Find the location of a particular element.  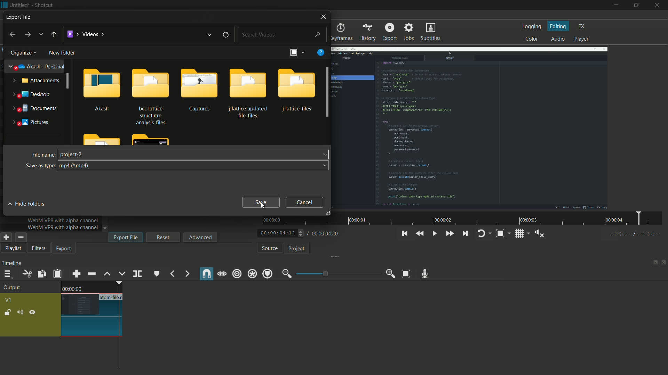

editing is located at coordinates (559, 26).